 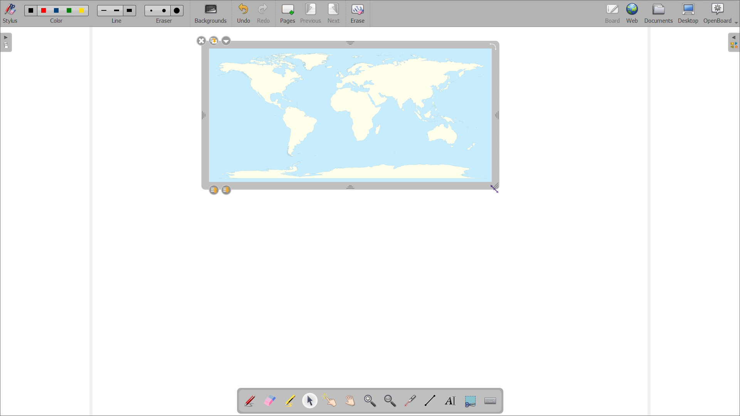 What do you see at coordinates (243, 13) in the screenshot?
I see `undo` at bounding box center [243, 13].